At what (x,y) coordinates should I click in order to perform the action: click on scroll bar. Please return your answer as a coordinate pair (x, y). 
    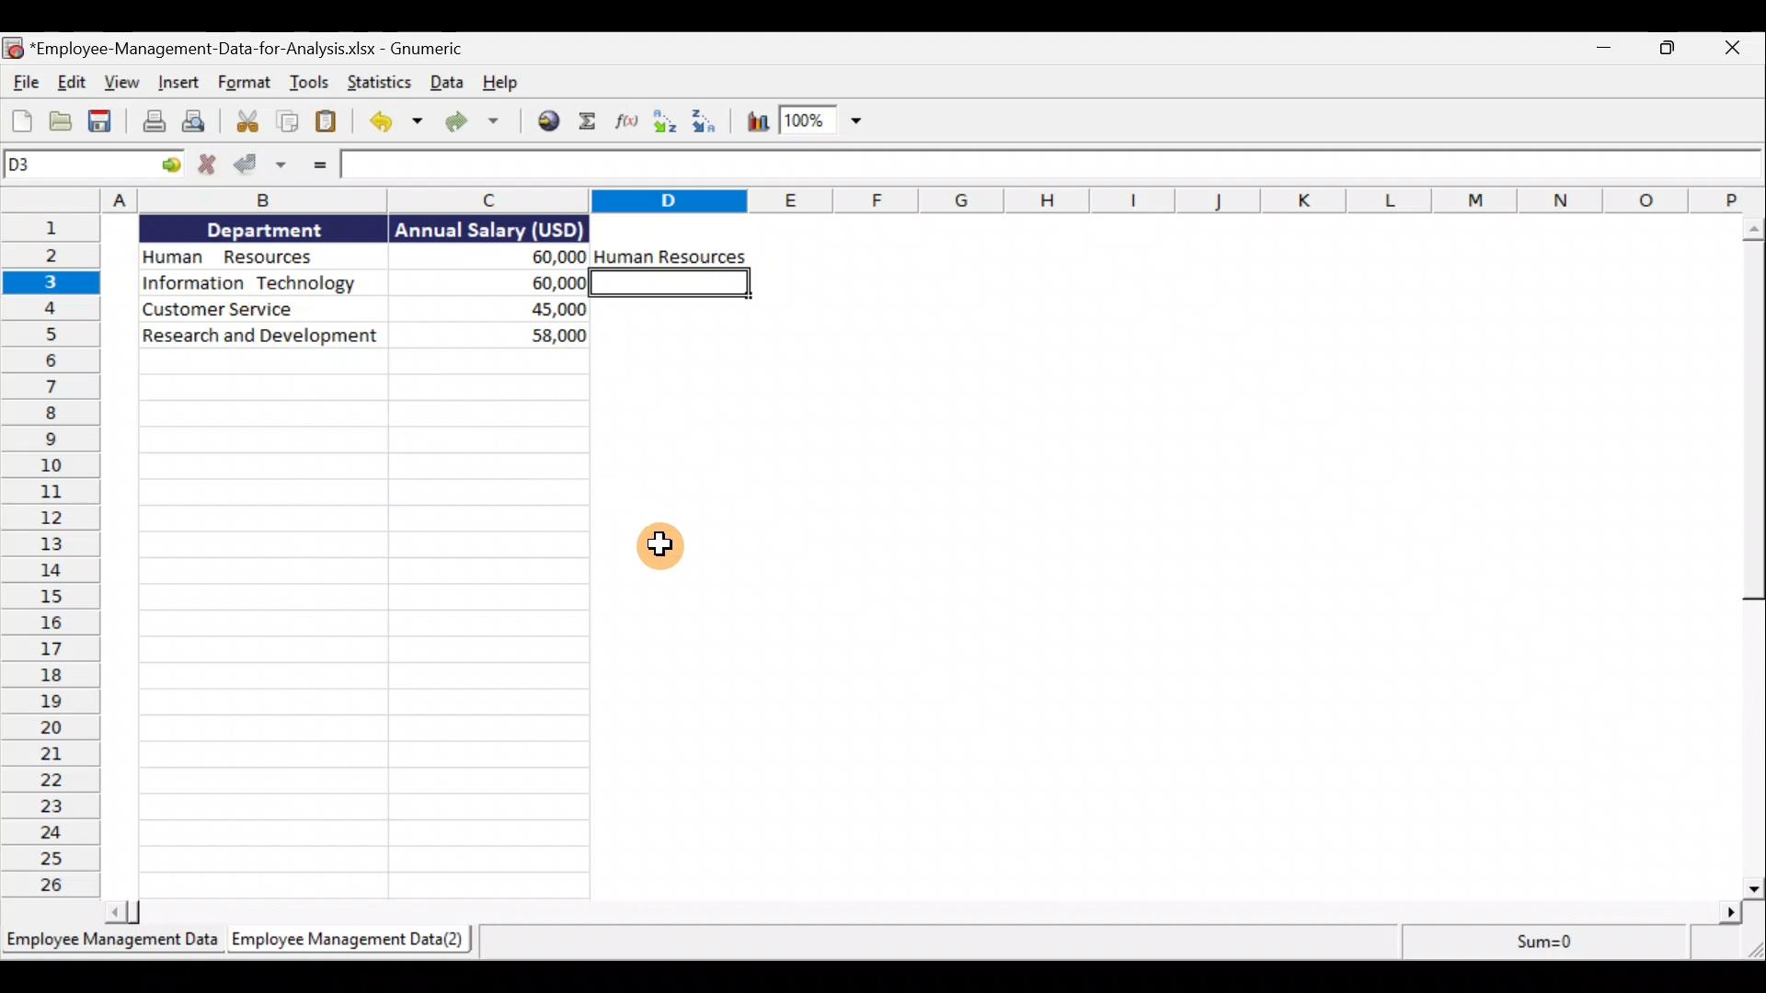
    Looking at the image, I should click on (1750, 559).